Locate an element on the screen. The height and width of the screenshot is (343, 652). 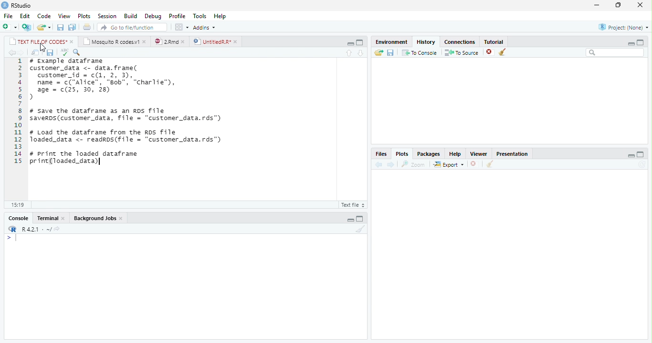
line numbering is located at coordinates (18, 111).